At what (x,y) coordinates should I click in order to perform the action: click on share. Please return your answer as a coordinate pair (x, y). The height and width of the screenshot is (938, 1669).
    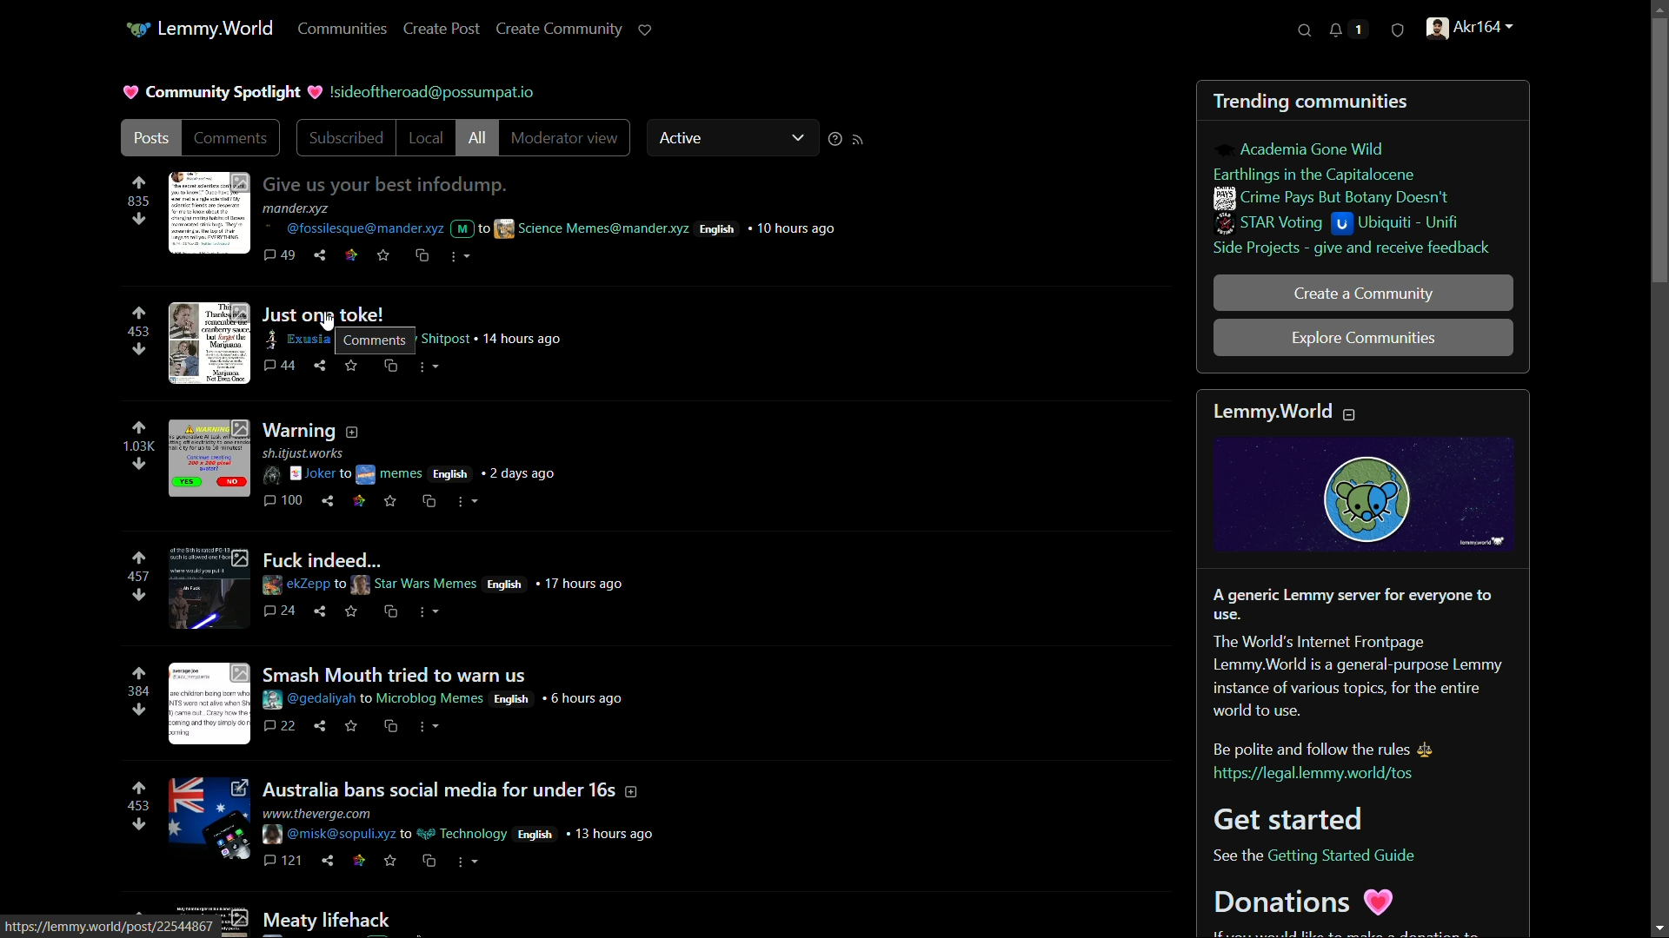
    Looking at the image, I should click on (318, 725).